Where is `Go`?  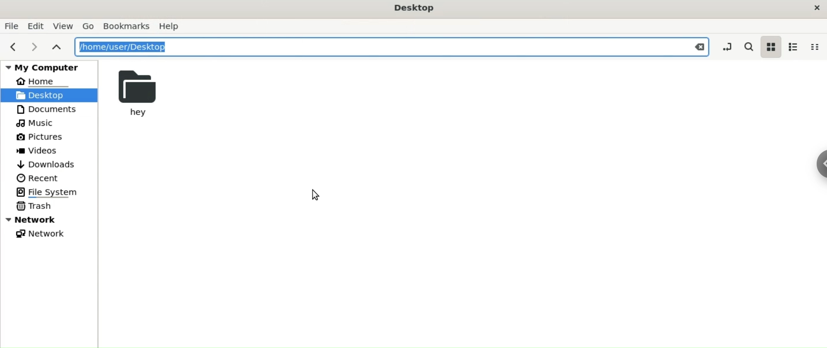 Go is located at coordinates (90, 26).